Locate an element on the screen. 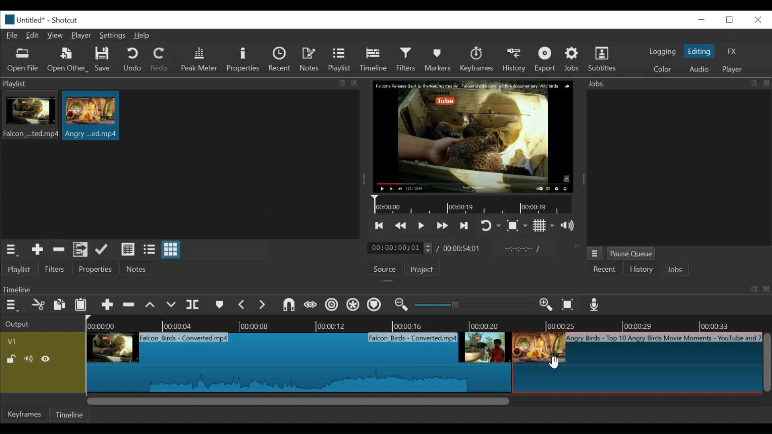 This screenshot has width=772, height=434. Open file is located at coordinates (23, 60).